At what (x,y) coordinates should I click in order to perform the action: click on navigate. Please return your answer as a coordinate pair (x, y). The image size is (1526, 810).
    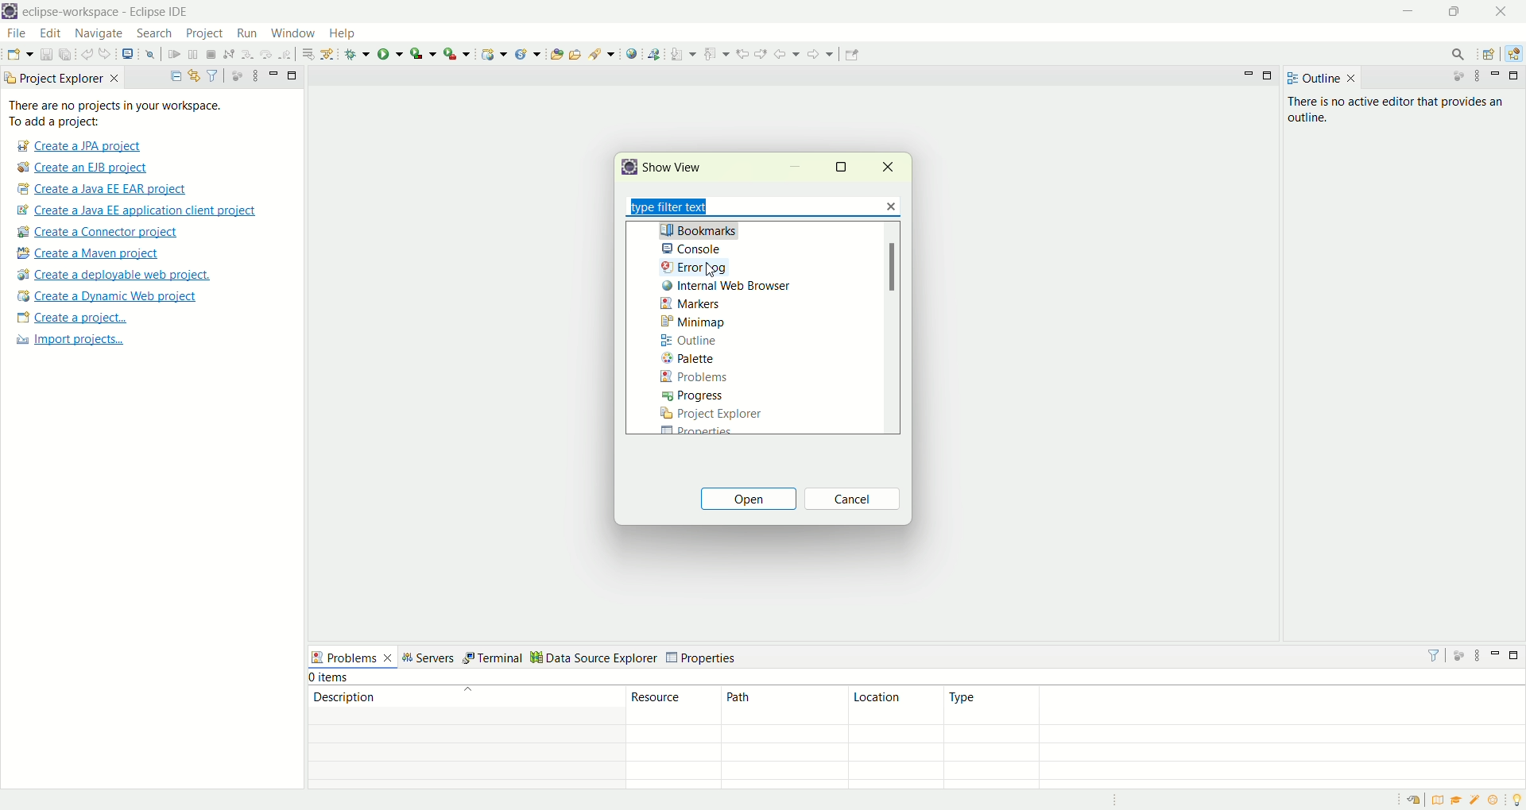
    Looking at the image, I should click on (100, 33).